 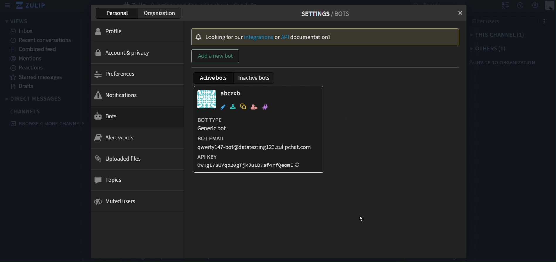 What do you see at coordinates (113, 117) in the screenshot?
I see `bots` at bounding box center [113, 117].